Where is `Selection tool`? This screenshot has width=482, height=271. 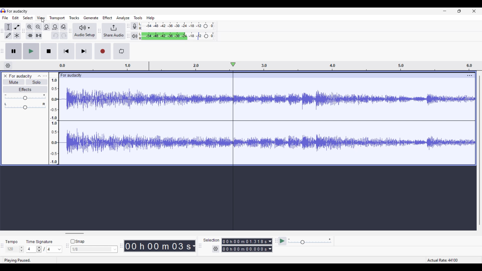 Selection tool is located at coordinates (8, 27).